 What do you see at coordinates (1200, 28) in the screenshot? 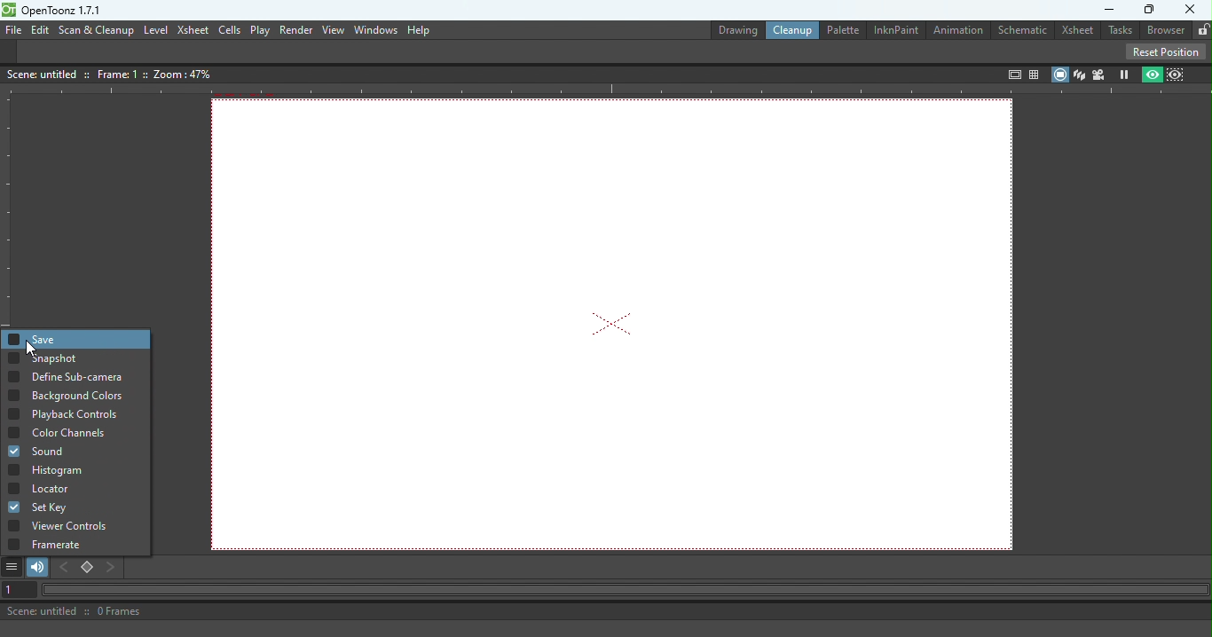
I see `Lock rooms tab` at bounding box center [1200, 28].